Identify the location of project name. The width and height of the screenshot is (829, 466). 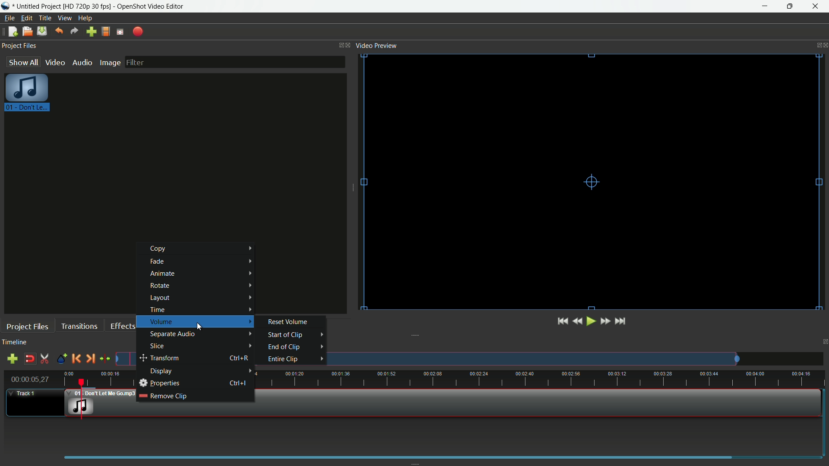
(39, 6).